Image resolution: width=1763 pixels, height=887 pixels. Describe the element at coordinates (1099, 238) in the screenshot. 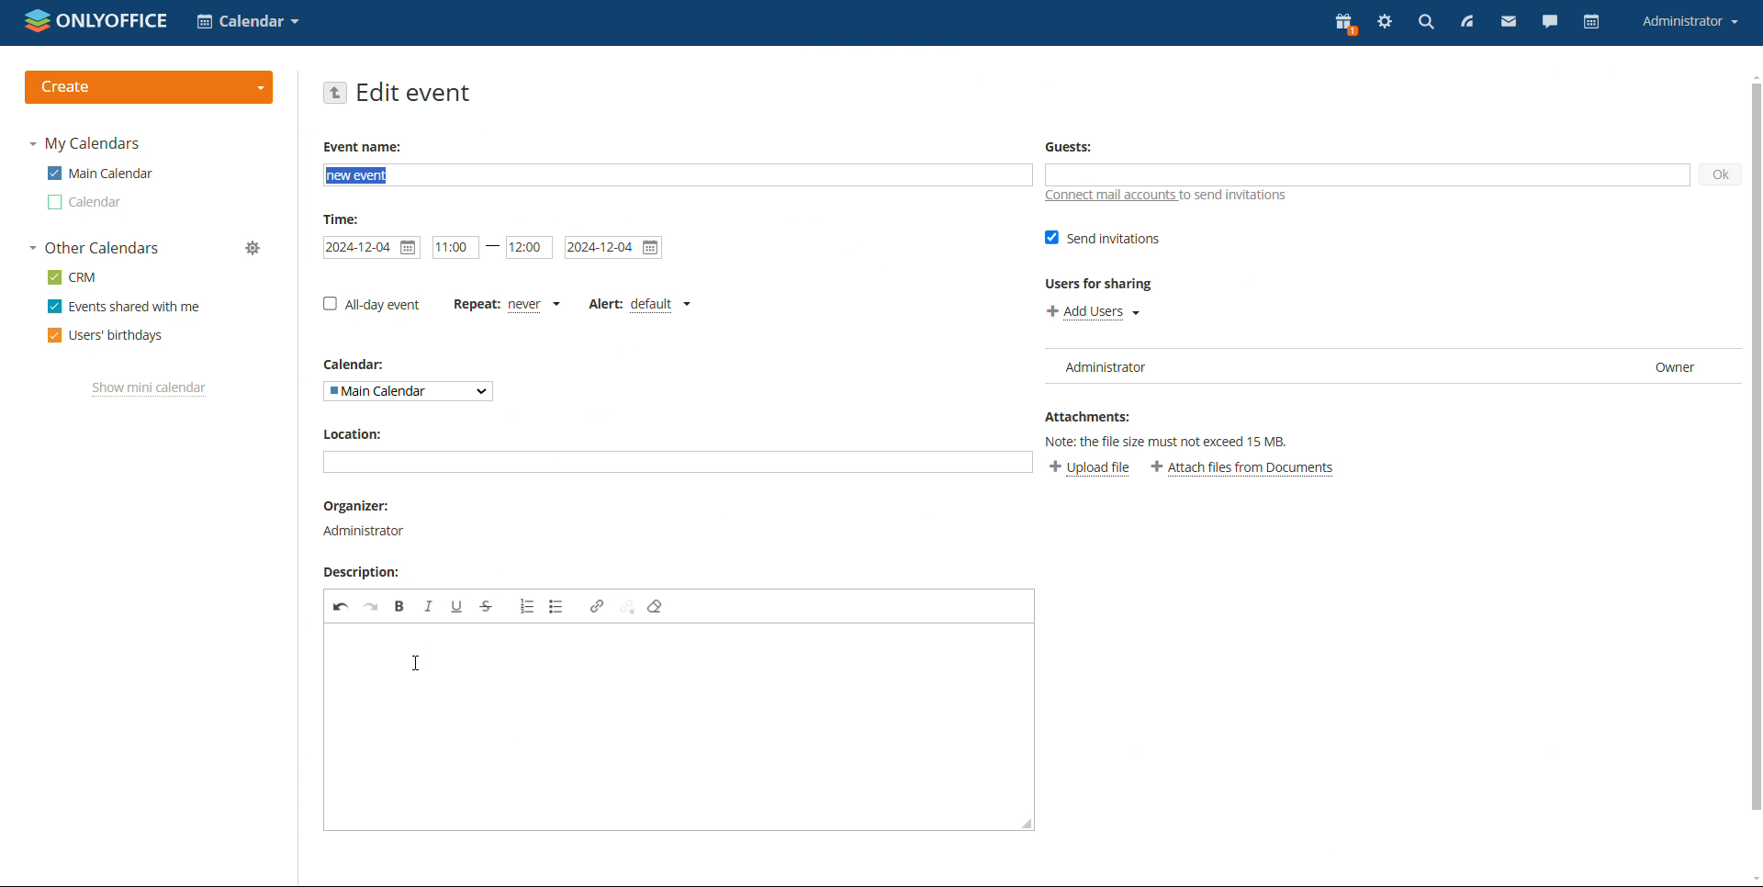

I see `send invitations` at that location.